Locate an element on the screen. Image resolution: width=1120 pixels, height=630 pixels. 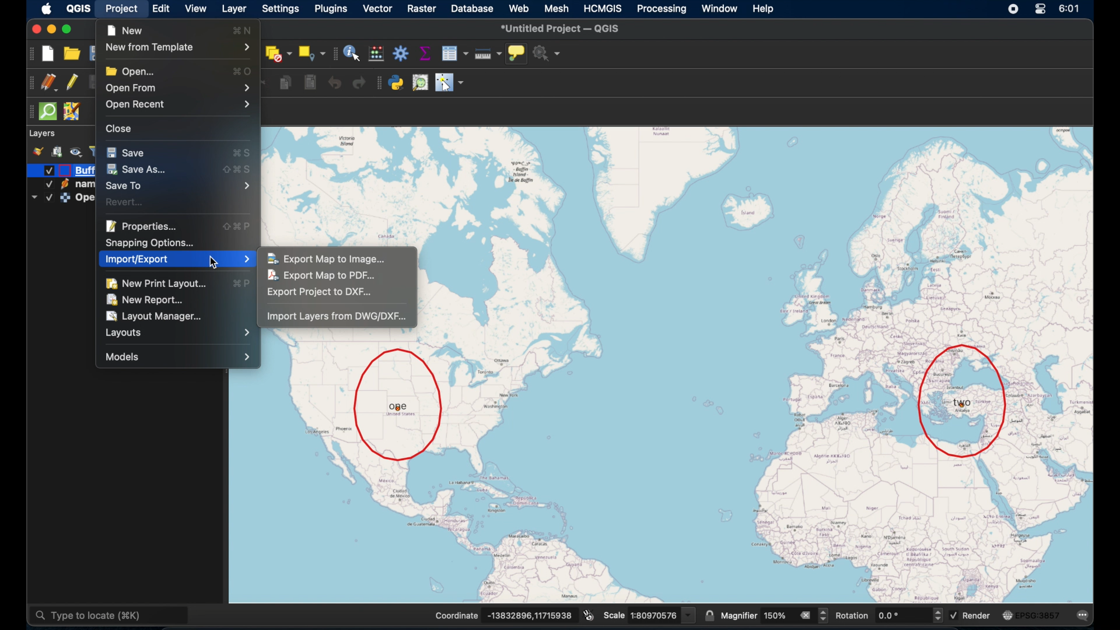
models  is located at coordinates (178, 357).